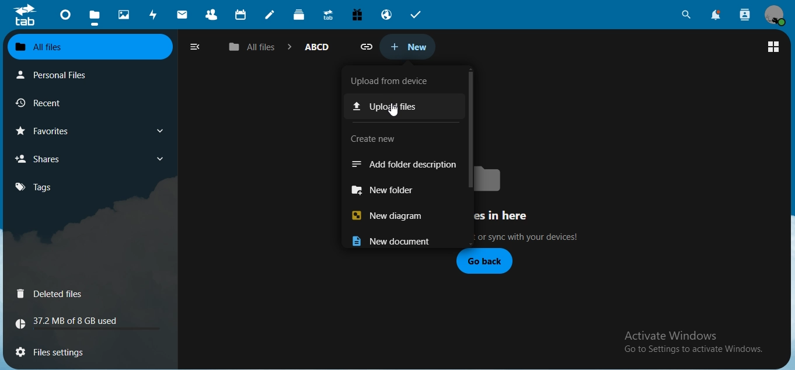 The width and height of the screenshot is (795, 370). Describe the element at coordinates (68, 350) in the screenshot. I see `files settings` at that location.